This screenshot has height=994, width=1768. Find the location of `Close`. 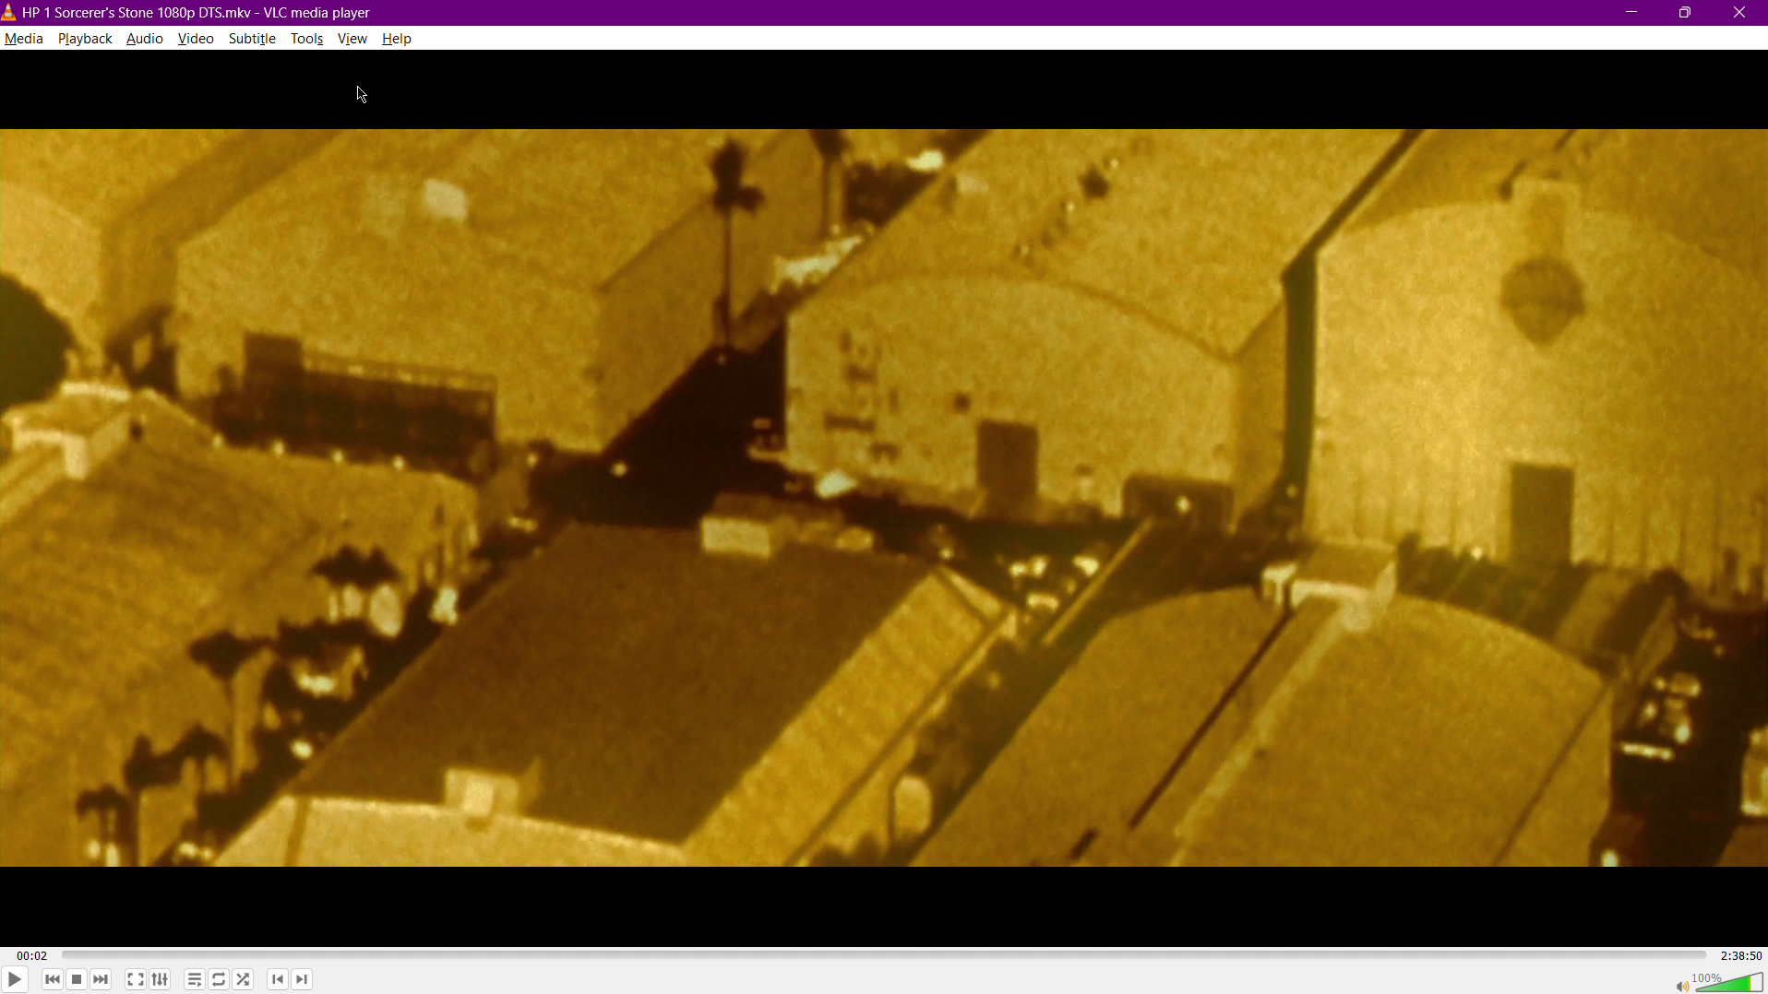

Close is located at coordinates (1744, 12).